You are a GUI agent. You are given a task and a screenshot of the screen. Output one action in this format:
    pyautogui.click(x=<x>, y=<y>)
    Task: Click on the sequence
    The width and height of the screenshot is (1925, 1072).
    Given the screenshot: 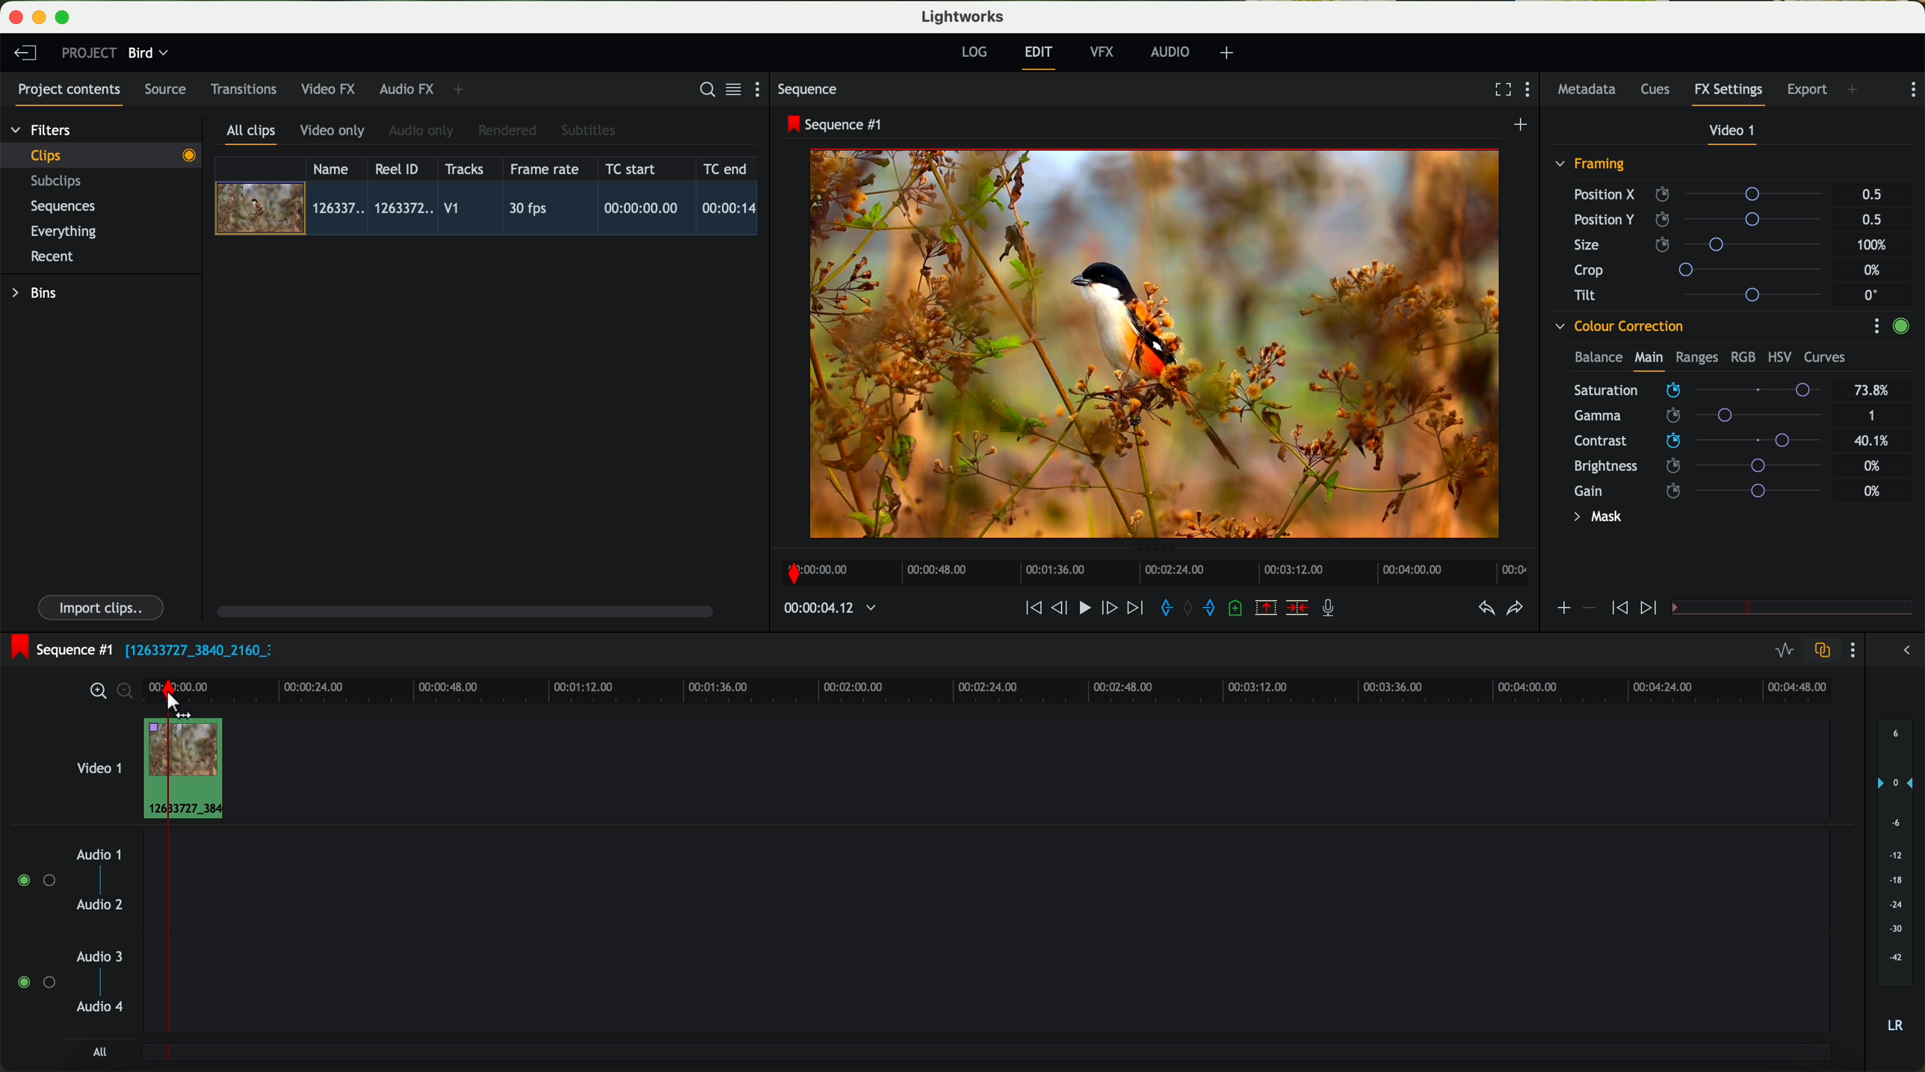 What is the action you would take?
    pyautogui.click(x=808, y=90)
    